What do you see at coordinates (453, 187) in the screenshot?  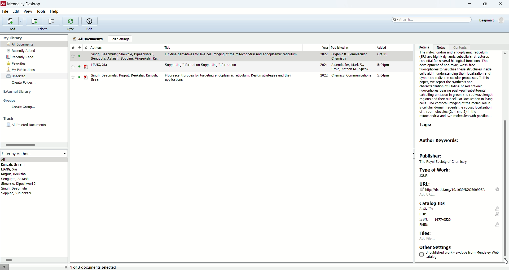 I see `URL: http://dx.doi.org/10.1039/D20B00995A` at bounding box center [453, 187].